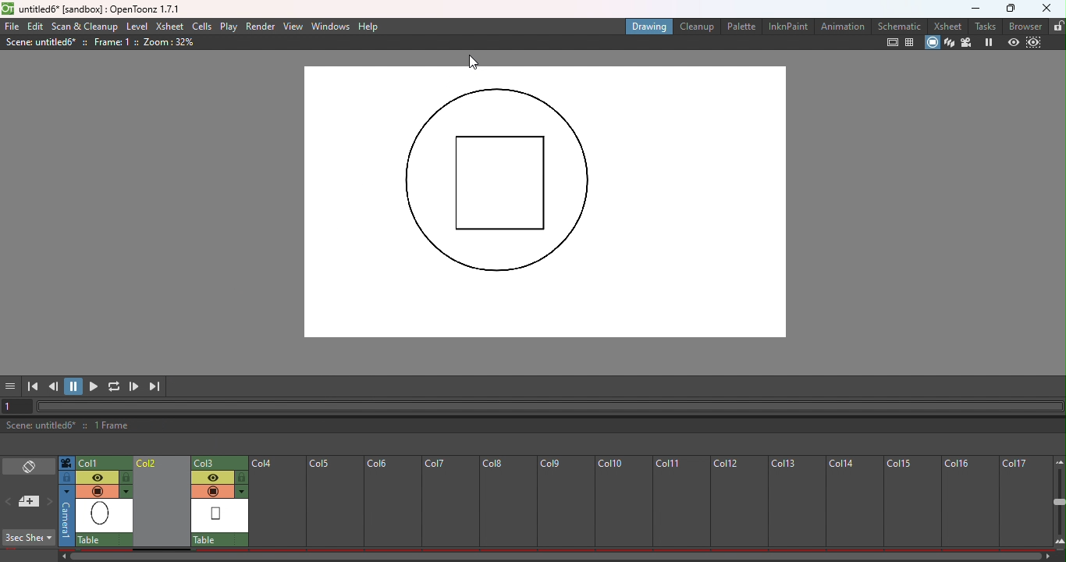 The image size is (1066, 562). I want to click on Minimize, so click(972, 9).